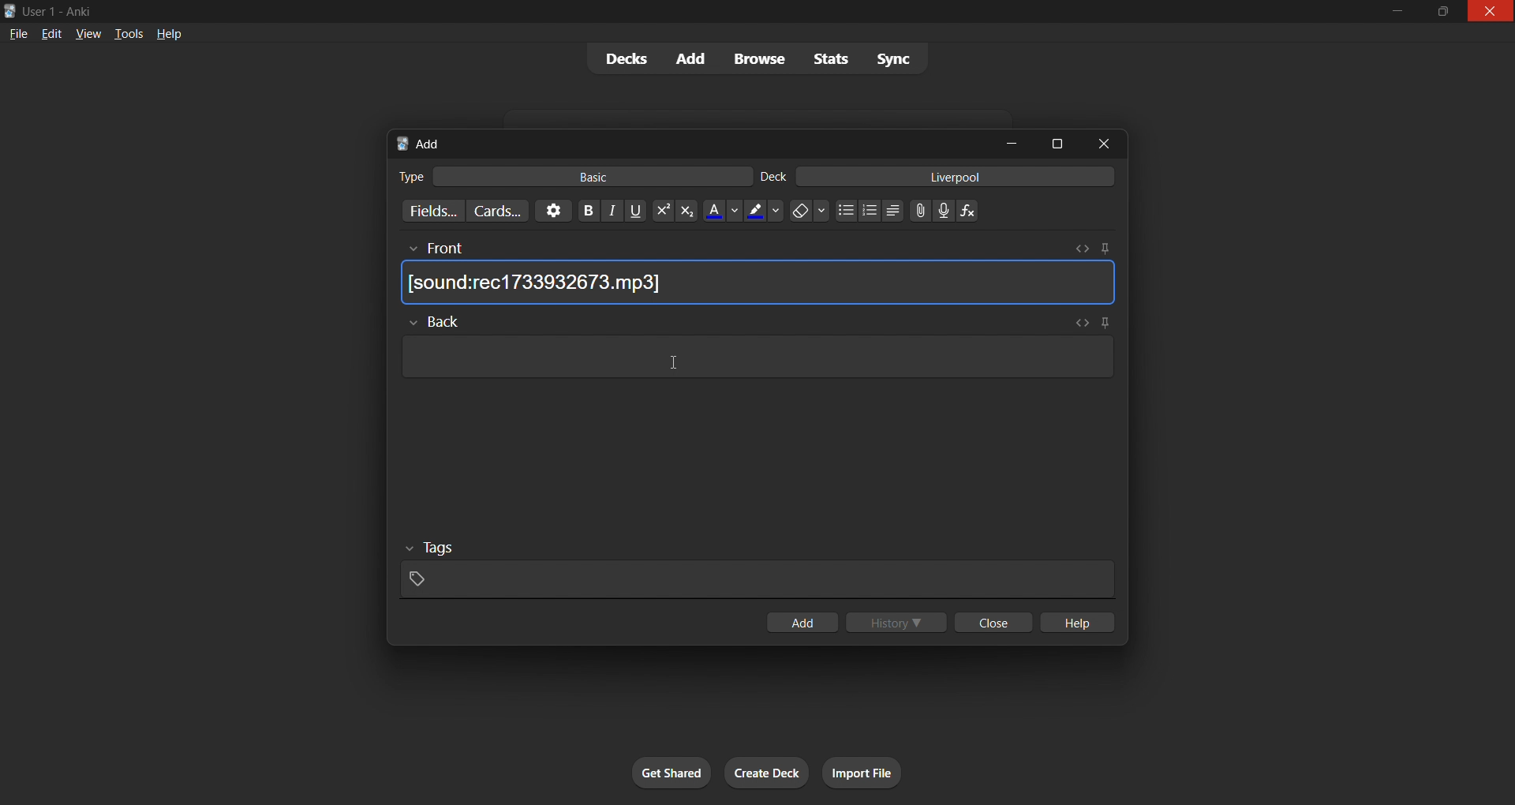 The width and height of the screenshot is (1515, 805). I want to click on file, so click(15, 35).